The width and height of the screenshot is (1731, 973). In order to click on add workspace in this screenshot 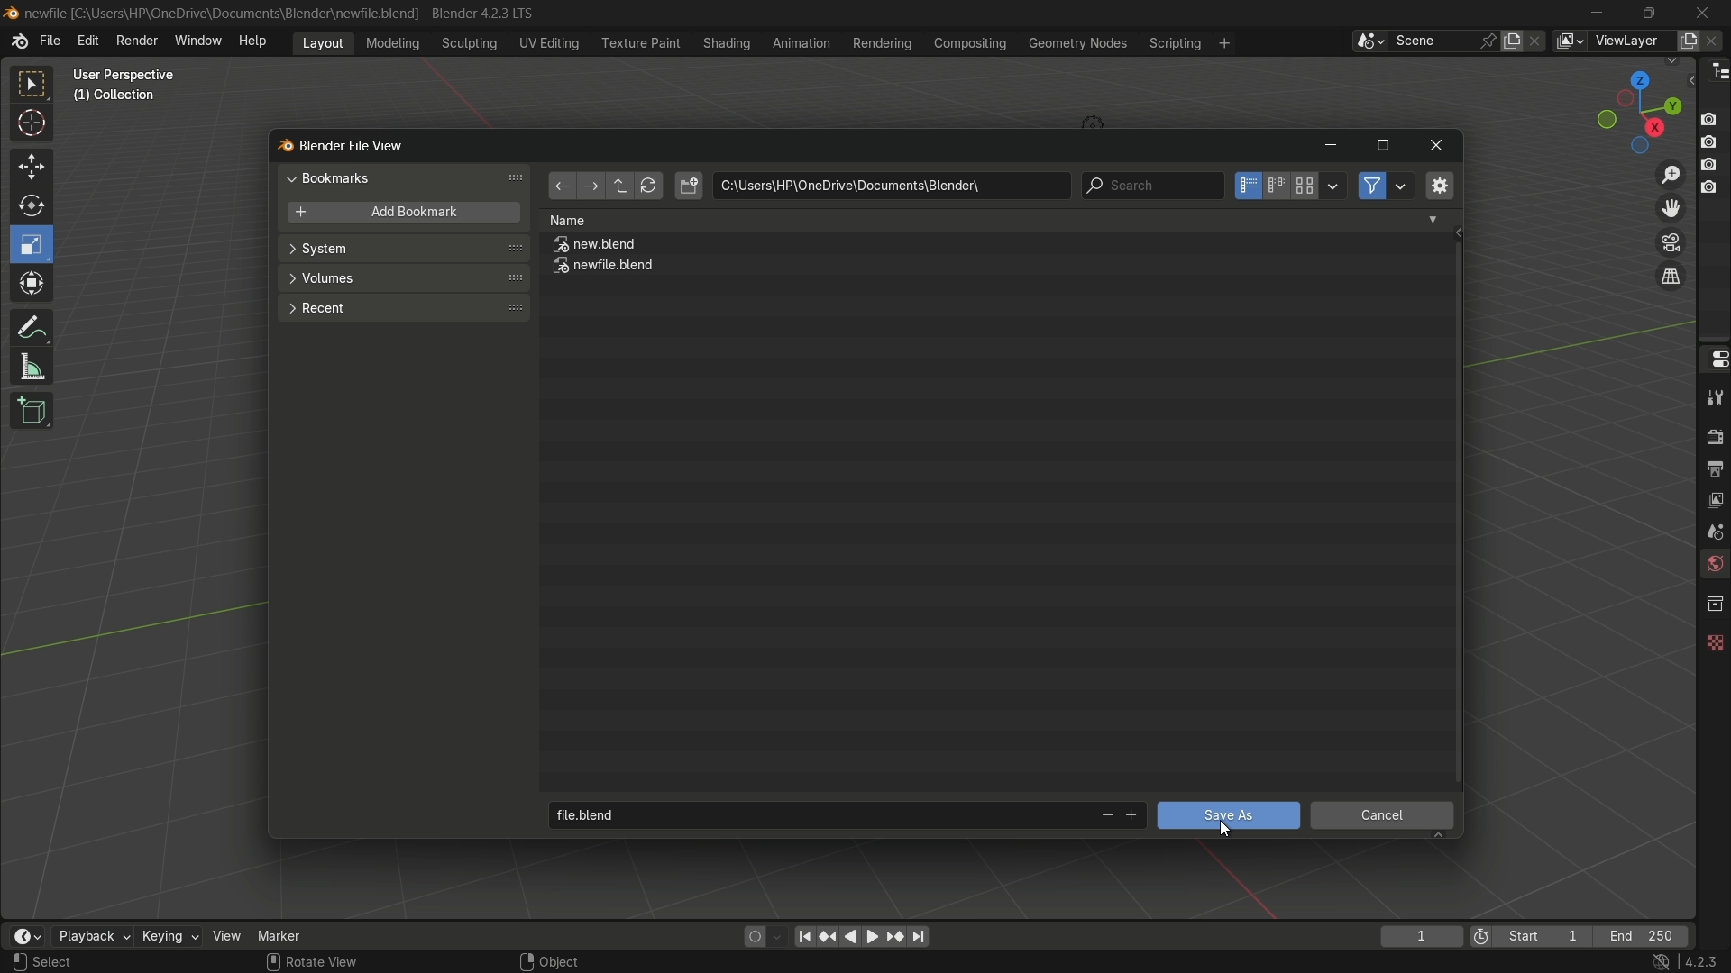, I will do `click(1223, 42)`.